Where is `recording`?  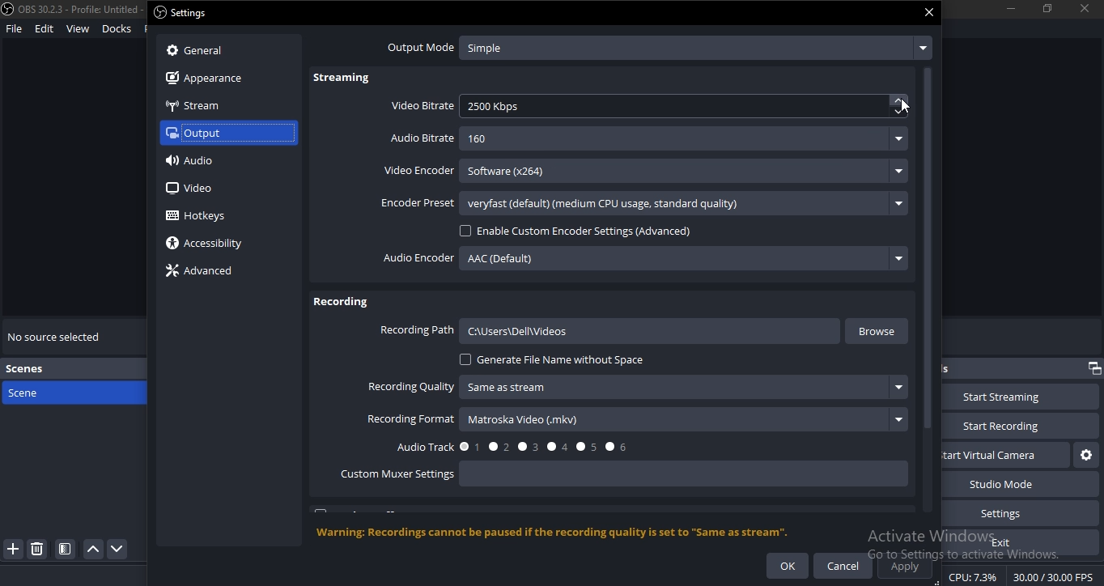
recording is located at coordinates (340, 299).